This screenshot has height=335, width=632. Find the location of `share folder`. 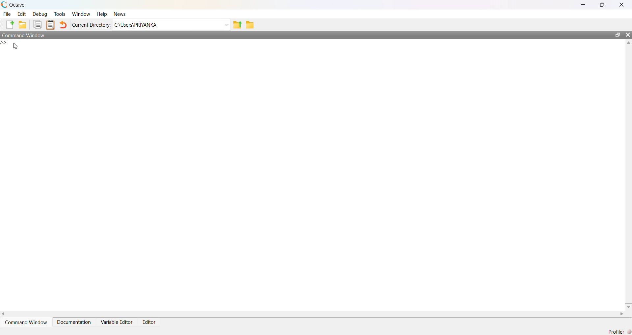

share folder is located at coordinates (237, 25).